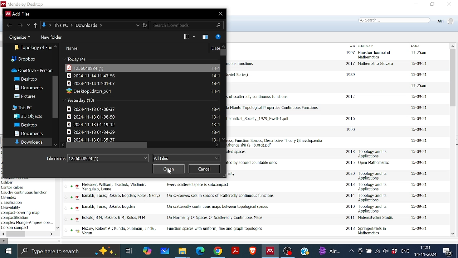 The image size is (458, 258). Describe the element at coordinates (52, 37) in the screenshot. I see `New folder` at that location.